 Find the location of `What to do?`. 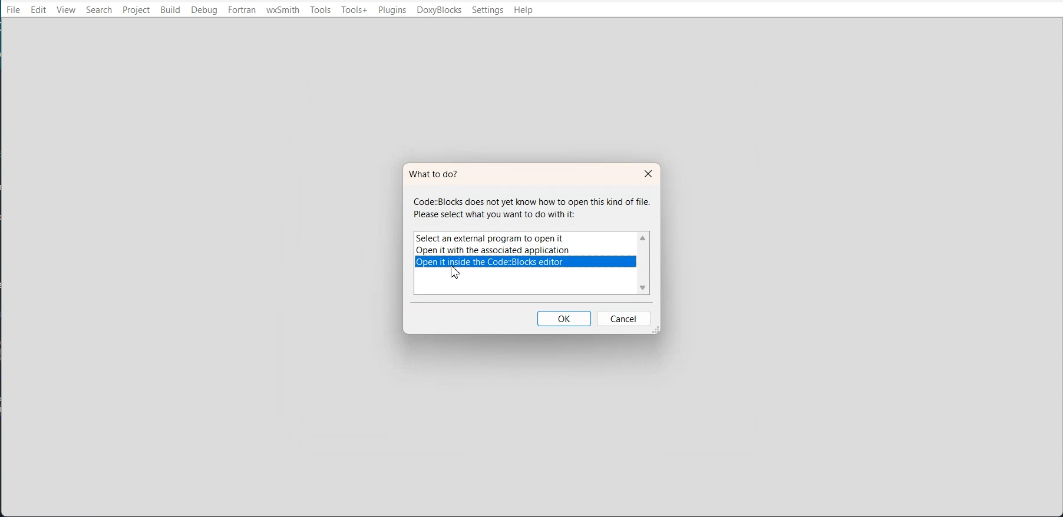

What to do? is located at coordinates (435, 174).